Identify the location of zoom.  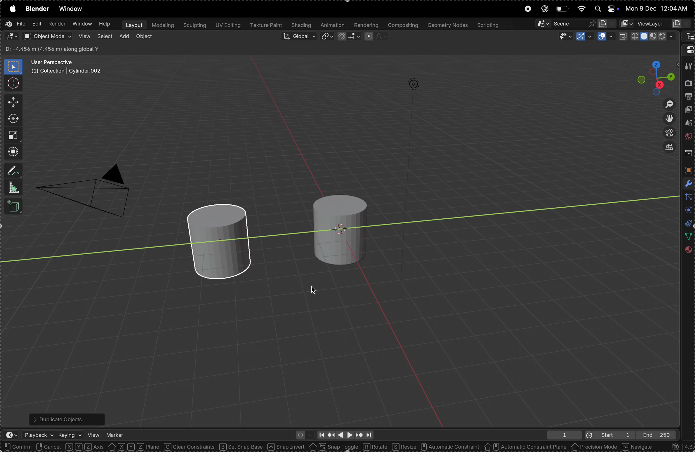
(666, 104).